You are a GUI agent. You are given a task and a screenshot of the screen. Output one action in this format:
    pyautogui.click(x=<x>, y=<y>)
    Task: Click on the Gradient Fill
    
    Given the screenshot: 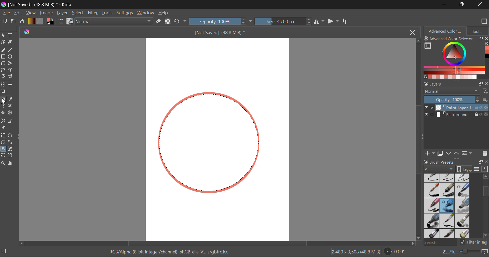 What is the action you would take?
    pyautogui.click(x=3, y=100)
    